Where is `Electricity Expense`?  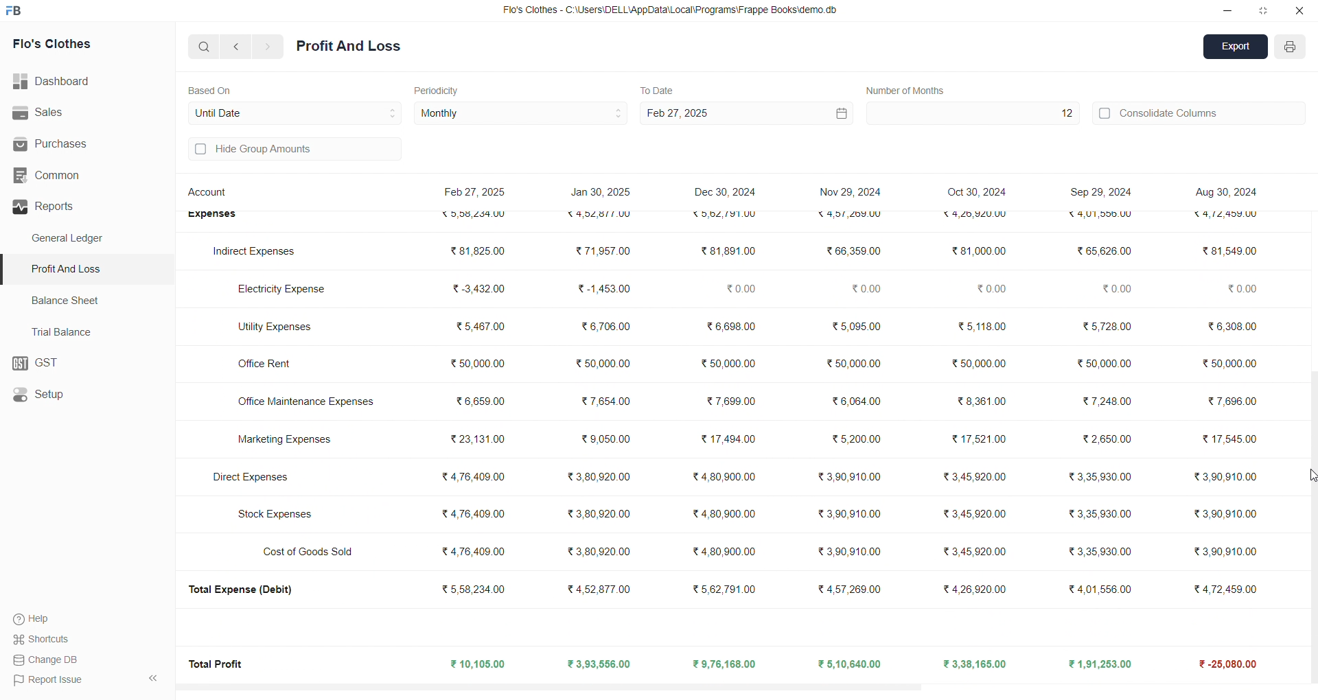
Electricity Expense is located at coordinates (284, 287).